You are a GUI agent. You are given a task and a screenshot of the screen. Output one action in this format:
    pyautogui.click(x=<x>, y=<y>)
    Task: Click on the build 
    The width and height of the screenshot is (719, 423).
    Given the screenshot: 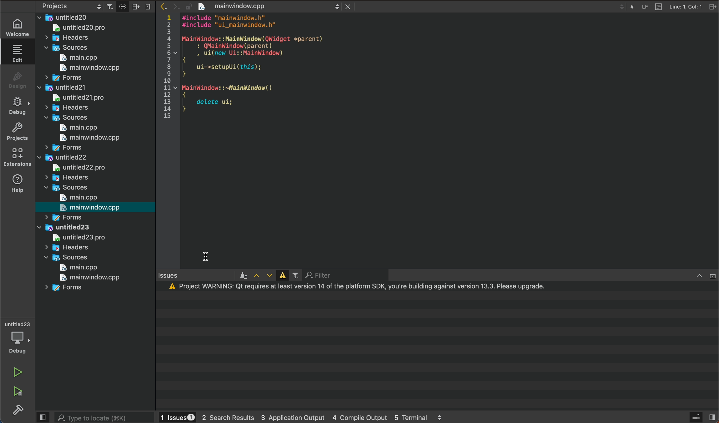 What is the action you would take?
    pyautogui.click(x=17, y=410)
    